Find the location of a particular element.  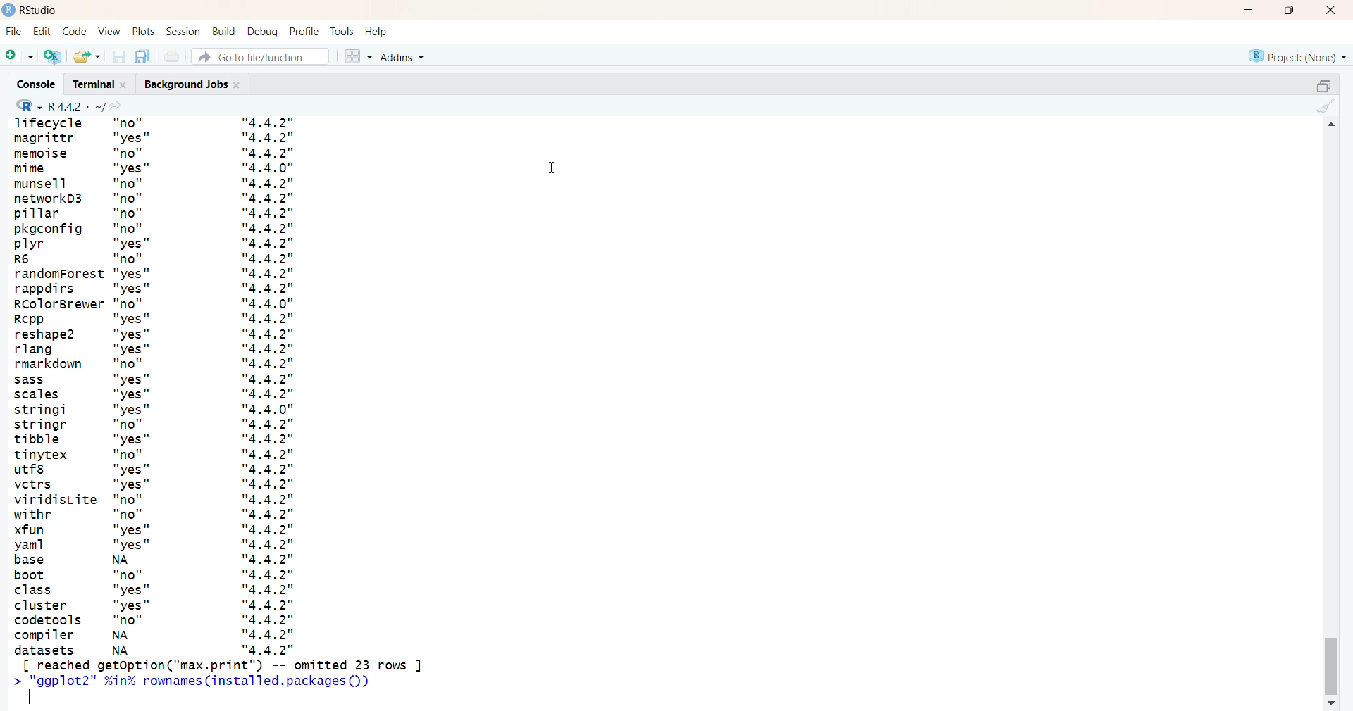

new file is located at coordinates (19, 58).